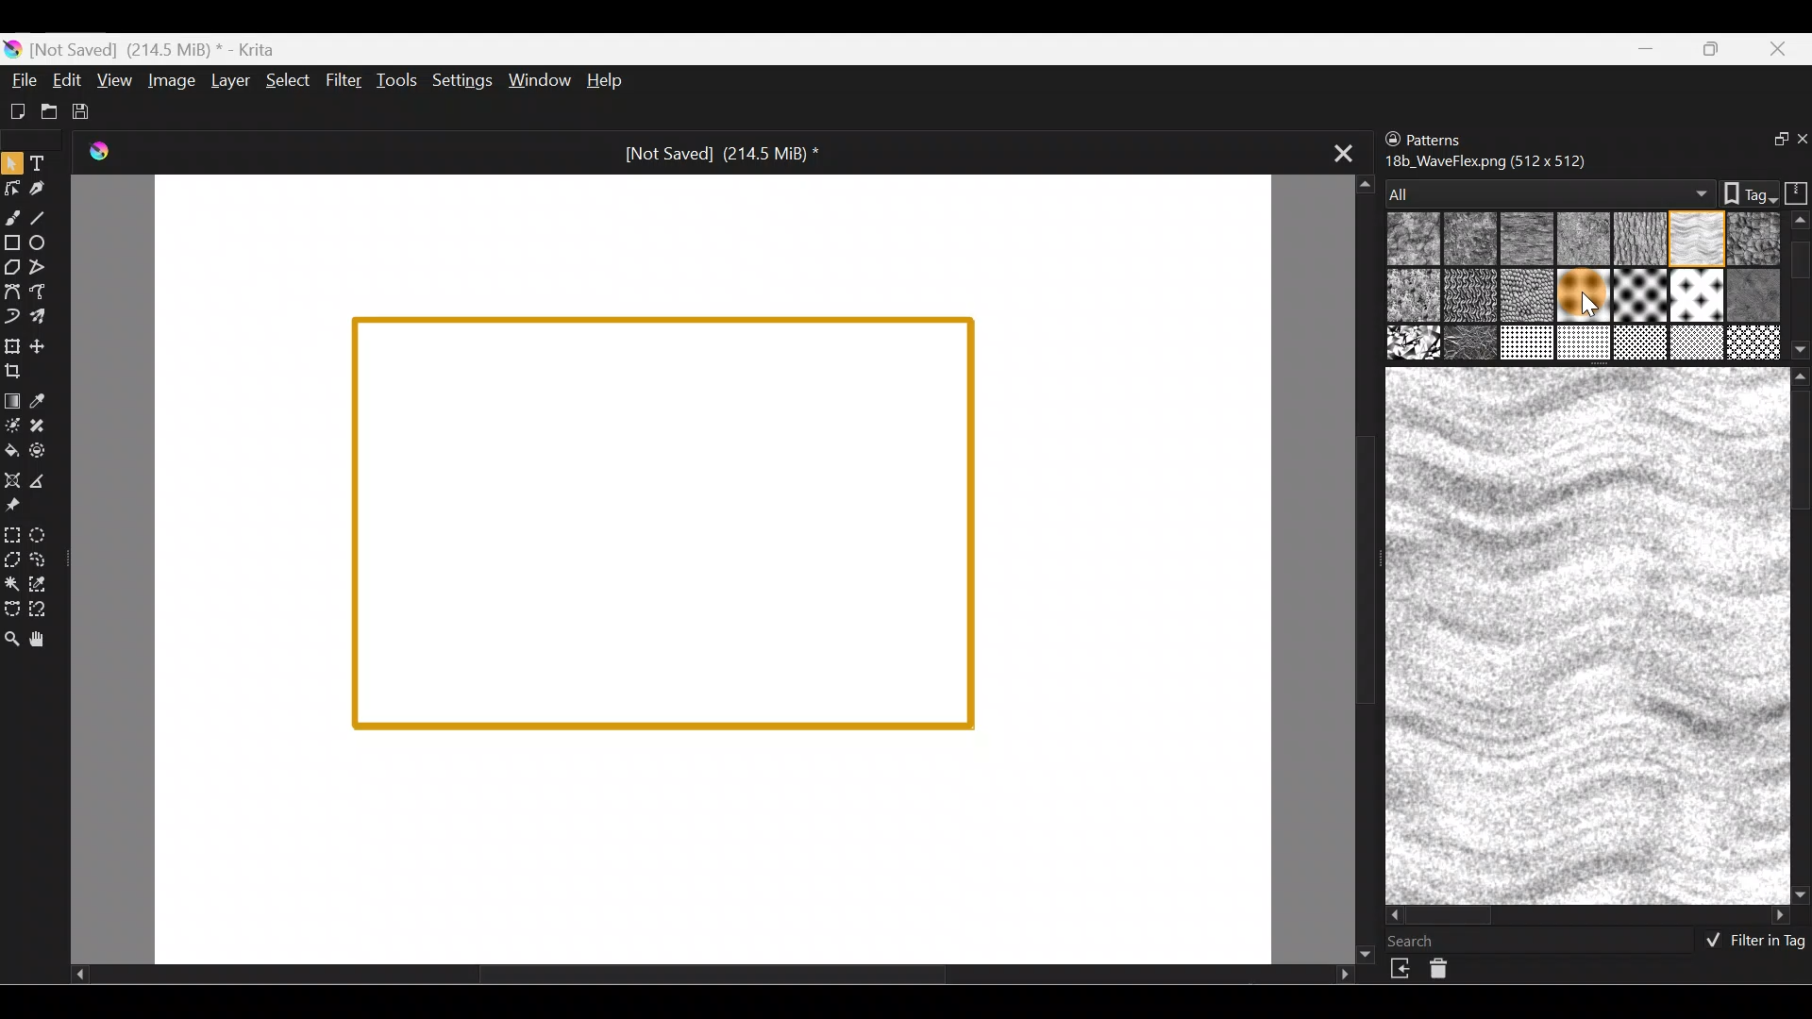 The image size is (1812, 1019). I want to click on Polygonal selection tool, so click(13, 559).